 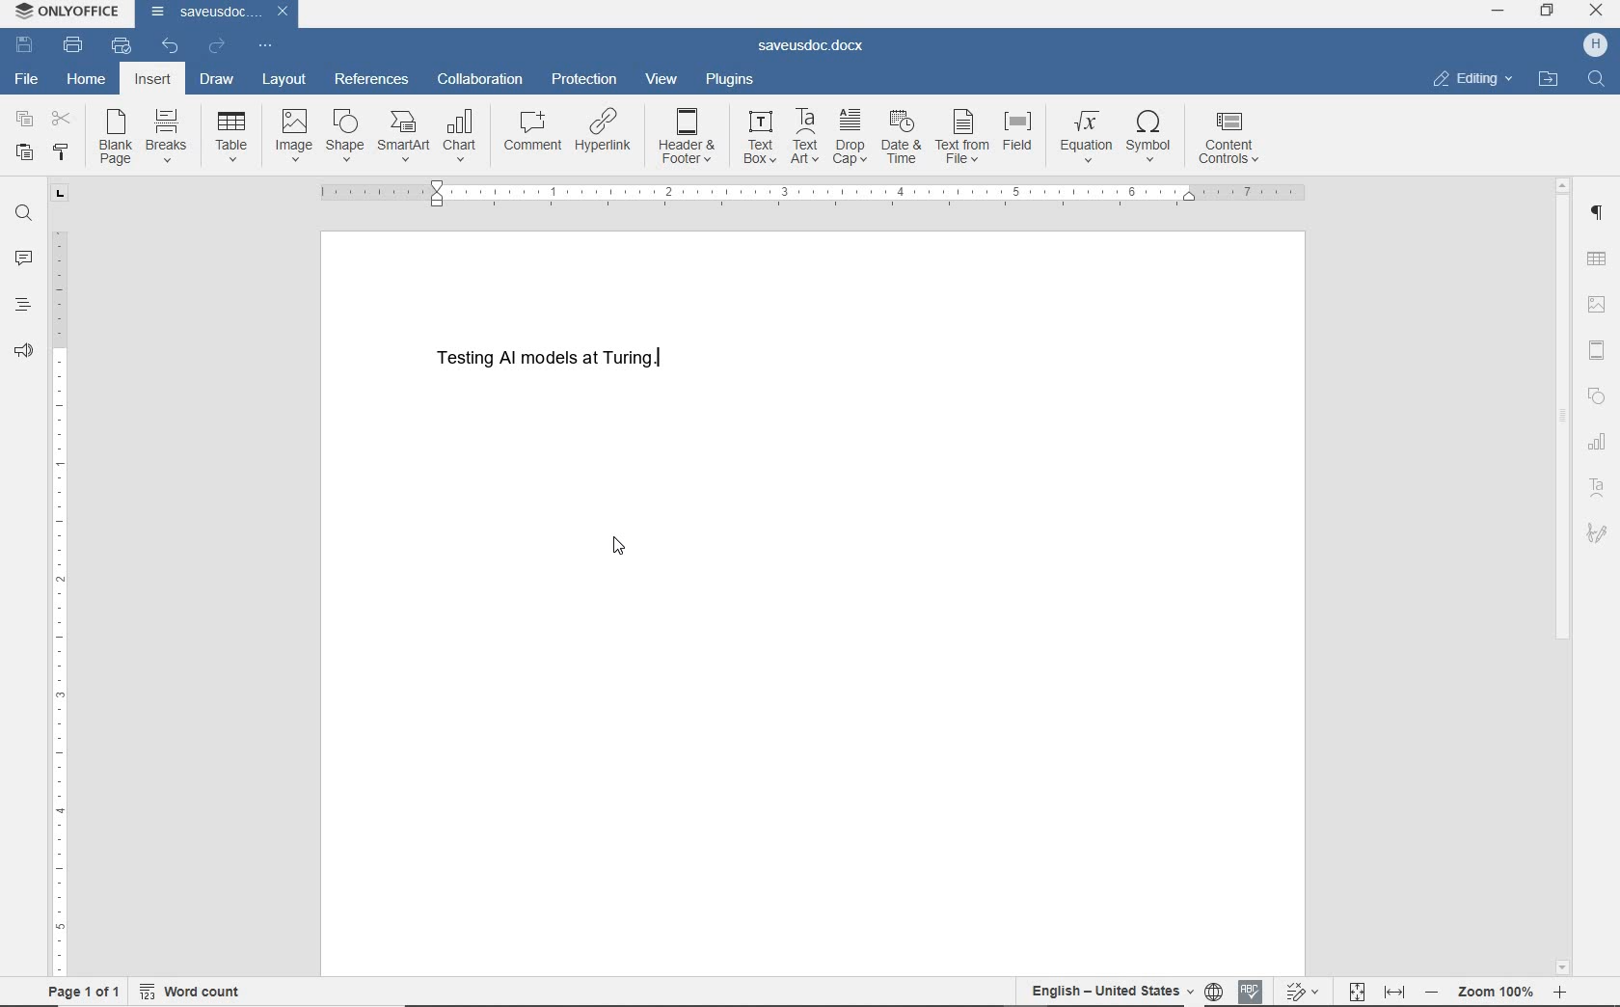 What do you see at coordinates (170, 46) in the screenshot?
I see `undo` at bounding box center [170, 46].